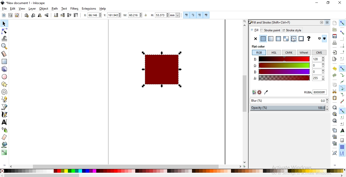  I want to click on deselect any selected objects or nodes, so click(17, 15).